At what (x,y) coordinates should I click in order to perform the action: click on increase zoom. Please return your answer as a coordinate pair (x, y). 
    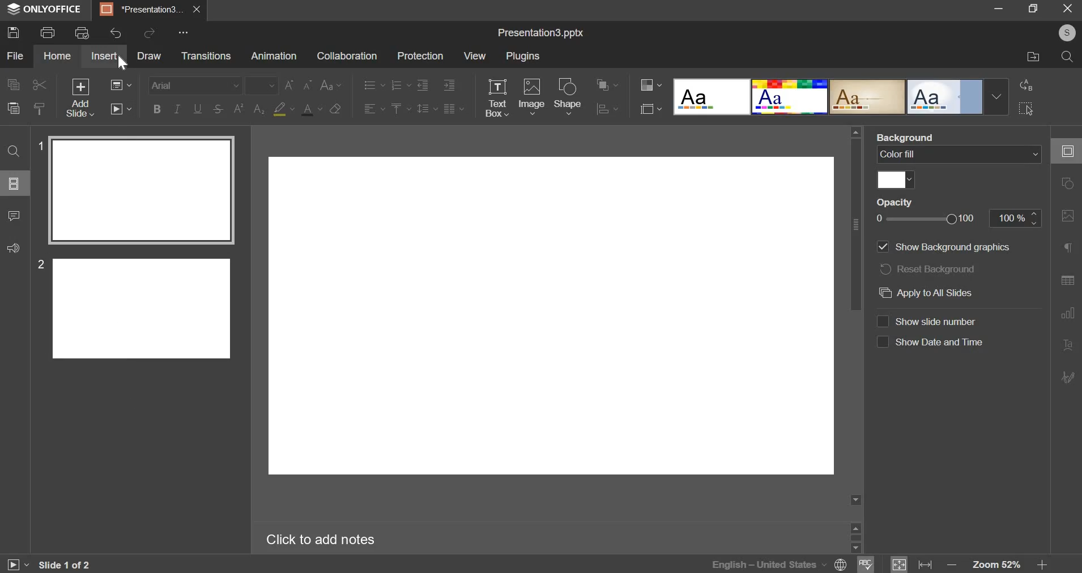
    Looking at the image, I should click on (1042, 565).